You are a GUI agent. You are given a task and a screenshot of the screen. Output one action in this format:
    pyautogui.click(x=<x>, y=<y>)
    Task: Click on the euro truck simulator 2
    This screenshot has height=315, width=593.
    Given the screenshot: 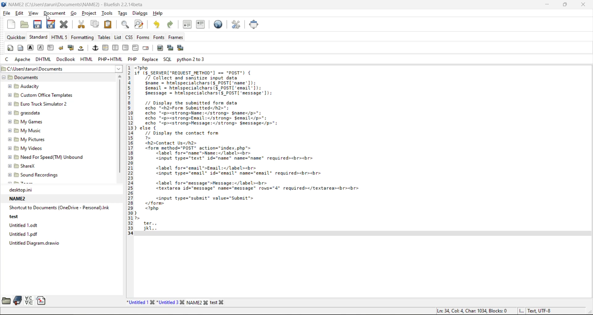 What is the action you would take?
    pyautogui.click(x=41, y=104)
    